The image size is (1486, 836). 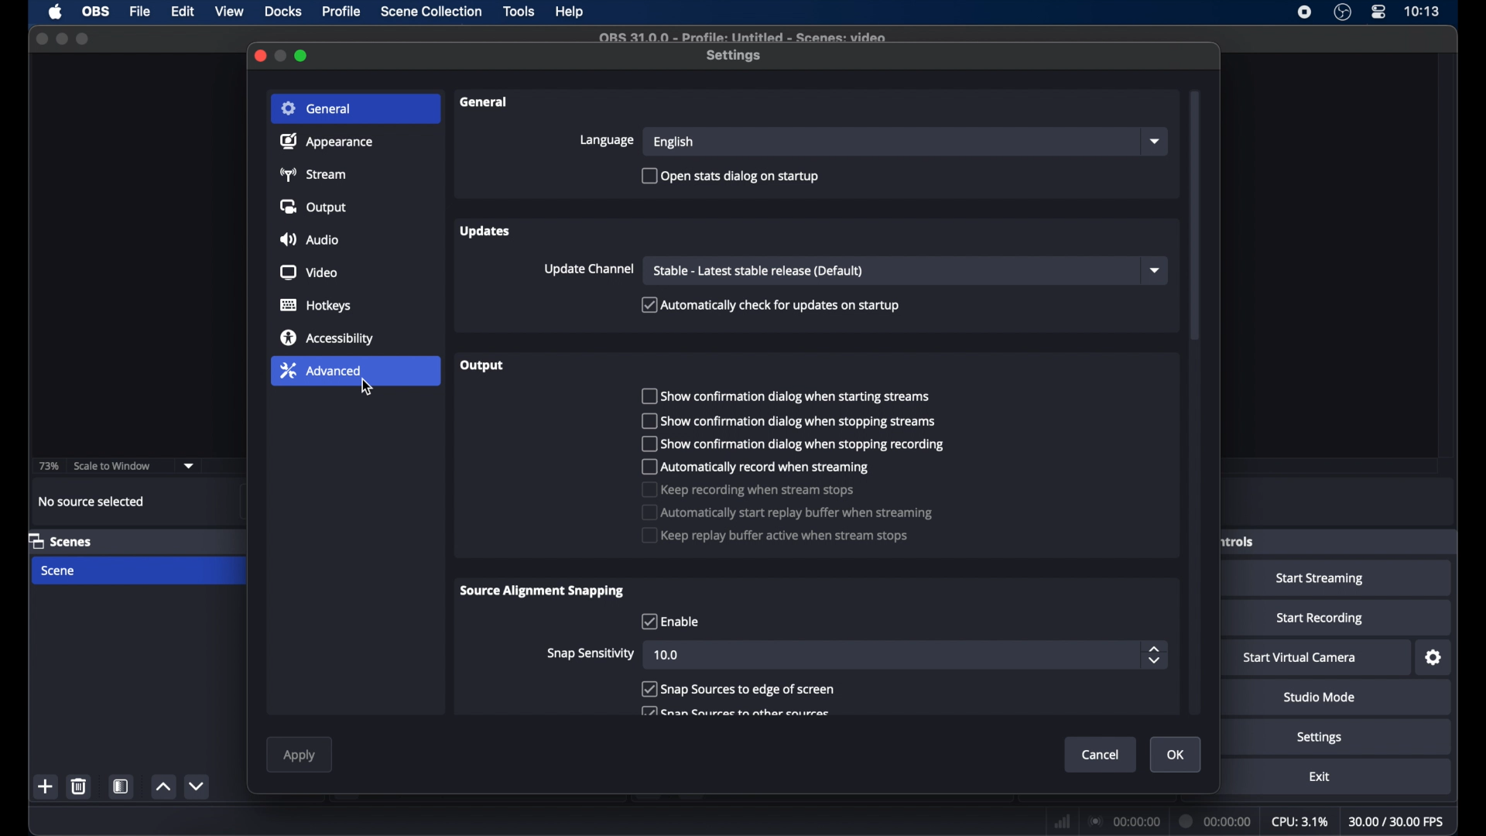 I want to click on start virtual camera, so click(x=1300, y=658).